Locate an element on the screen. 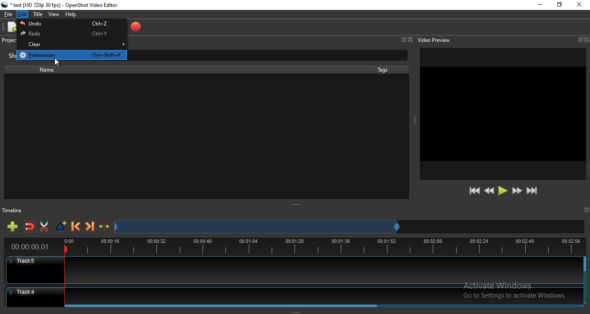 This screenshot has height=314, width=590. Video preview is located at coordinates (434, 40).